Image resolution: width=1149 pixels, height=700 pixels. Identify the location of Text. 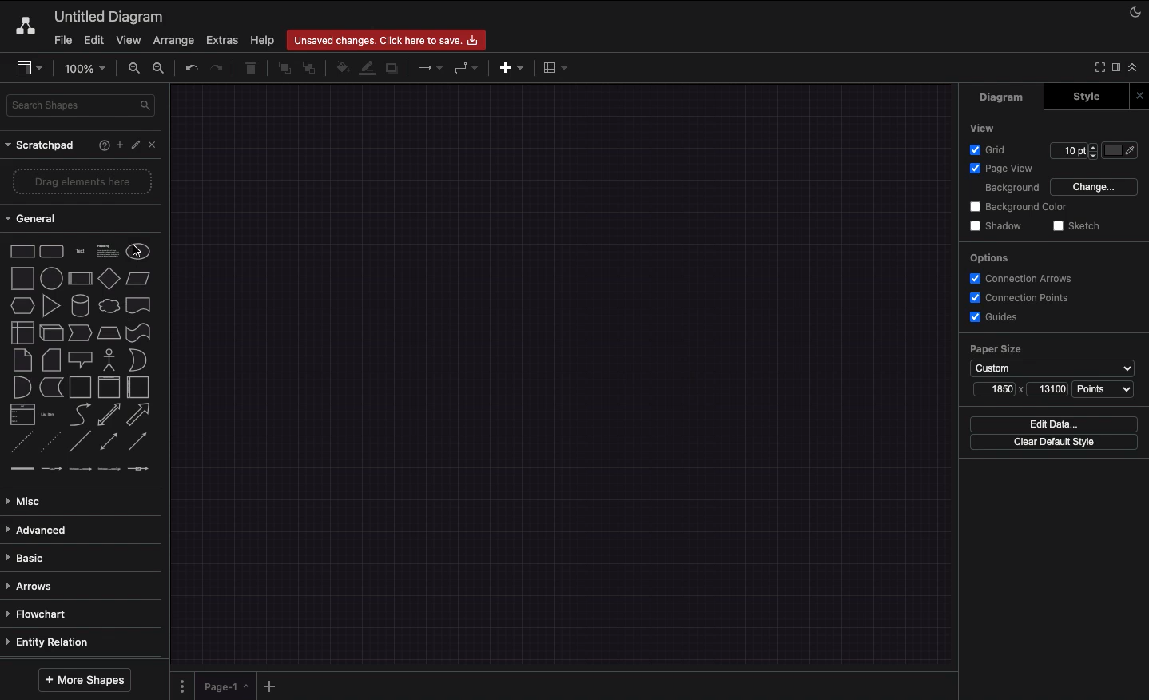
(80, 252).